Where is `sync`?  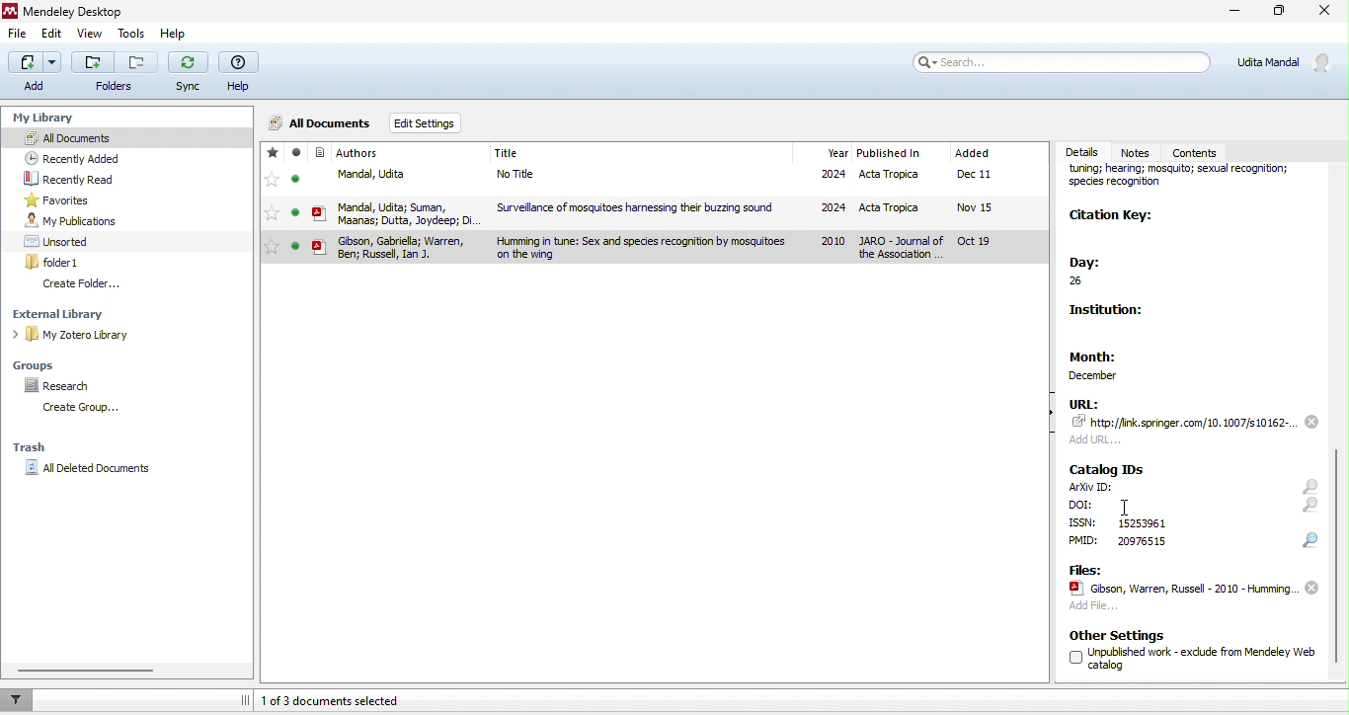
sync is located at coordinates (190, 74).